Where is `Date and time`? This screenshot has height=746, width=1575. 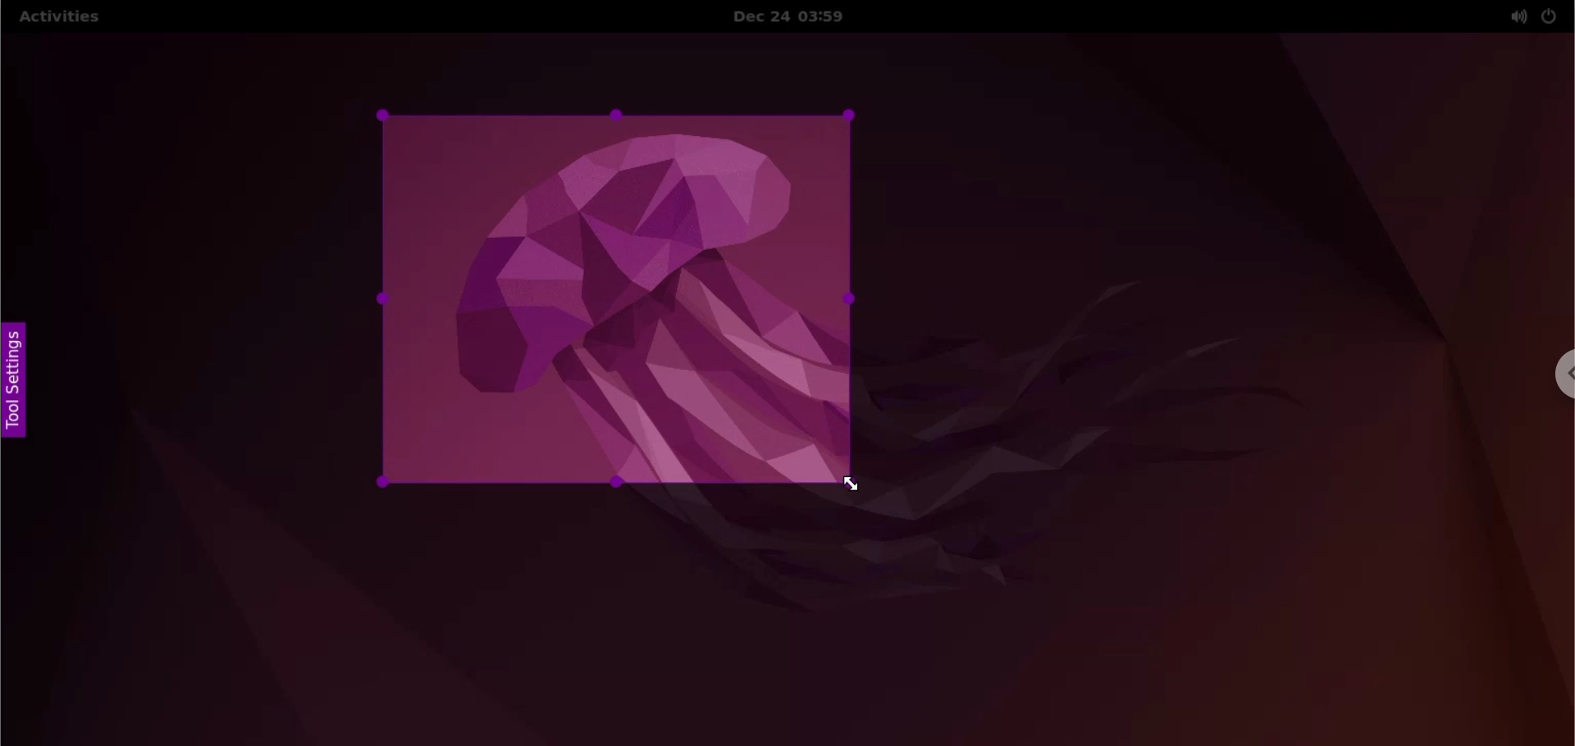 Date and time is located at coordinates (801, 17).